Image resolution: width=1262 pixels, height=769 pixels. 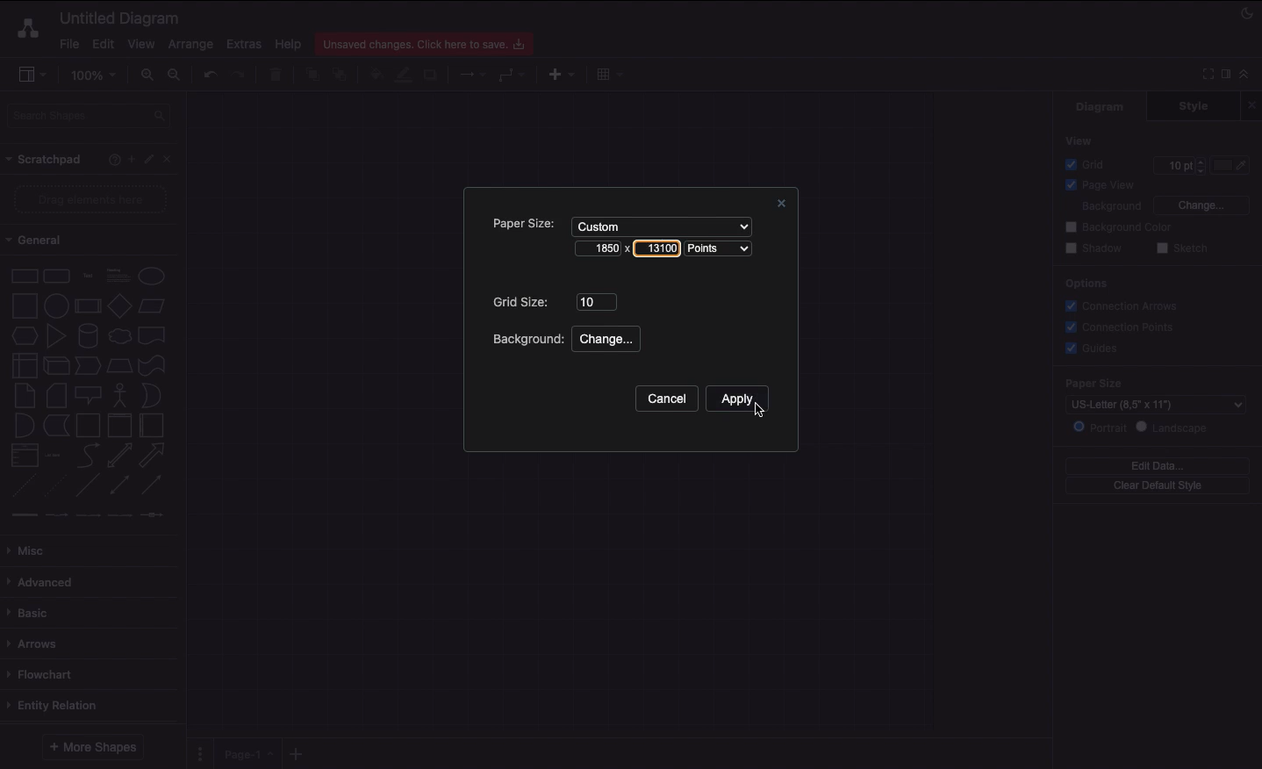 What do you see at coordinates (43, 674) in the screenshot?
I see `Flowchart` at bounding box center [43, 674].